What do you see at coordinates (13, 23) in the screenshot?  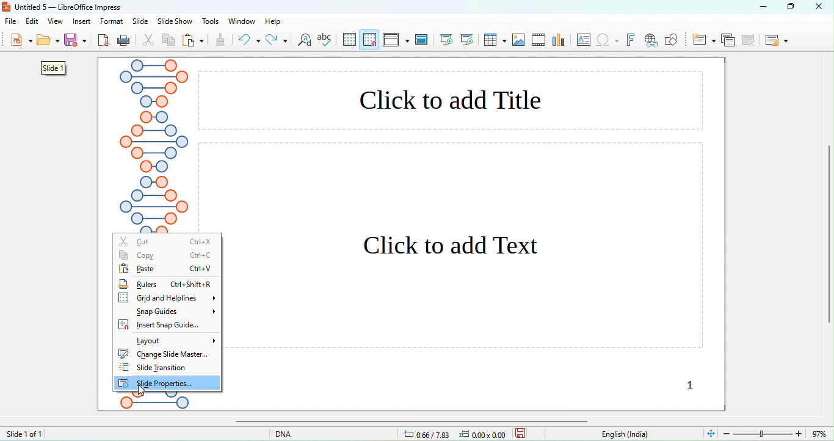 I see `file` at bounding box center [13, 23].